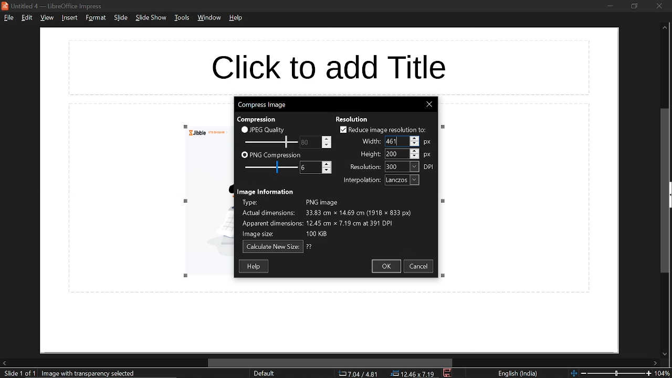  What do you see at coordinates (328, 362) in the screenshot?
I see `horizontal scrollbar` at bounding box center [328, 362].